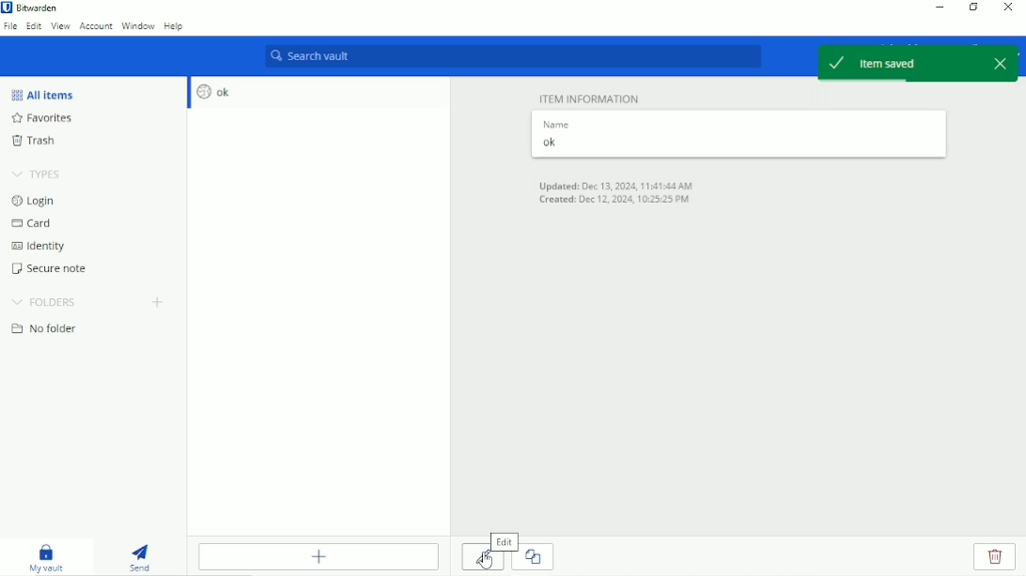 This screenshot has height=576, width=1026. Describe the element at coordinates (43, 95) in the screenshot. I see `All items` at that location.